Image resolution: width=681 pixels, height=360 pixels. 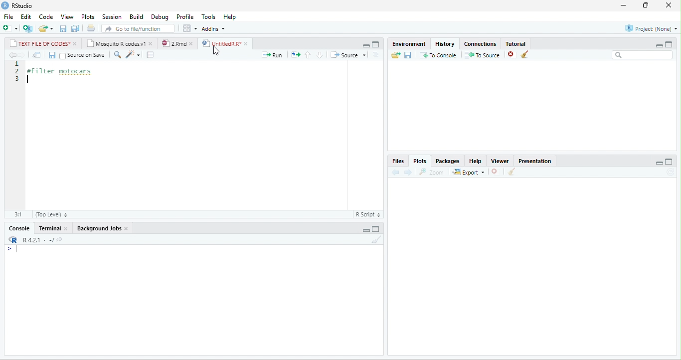 I want to click on close, so click(x=67, y=228).